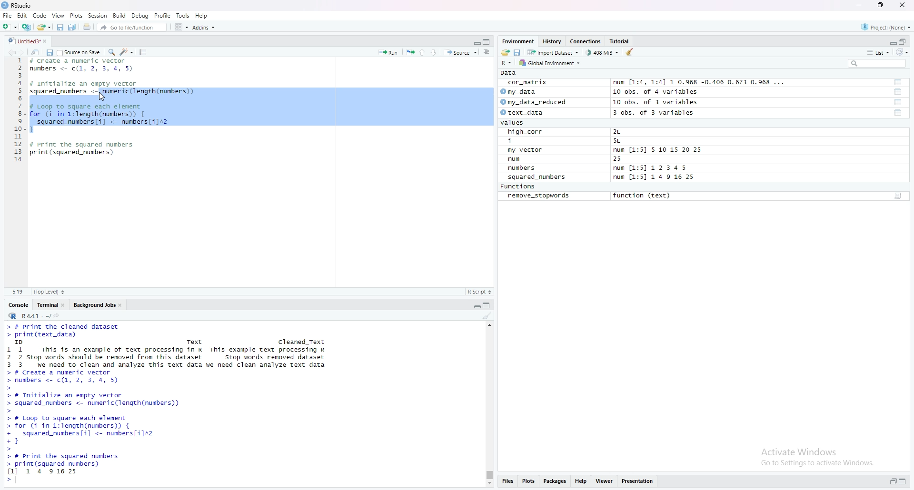 The image size is (914, 490). What do you see at coordinates (58, 15) in the screenshot?
I see `View` at bounding box center [58, 15].